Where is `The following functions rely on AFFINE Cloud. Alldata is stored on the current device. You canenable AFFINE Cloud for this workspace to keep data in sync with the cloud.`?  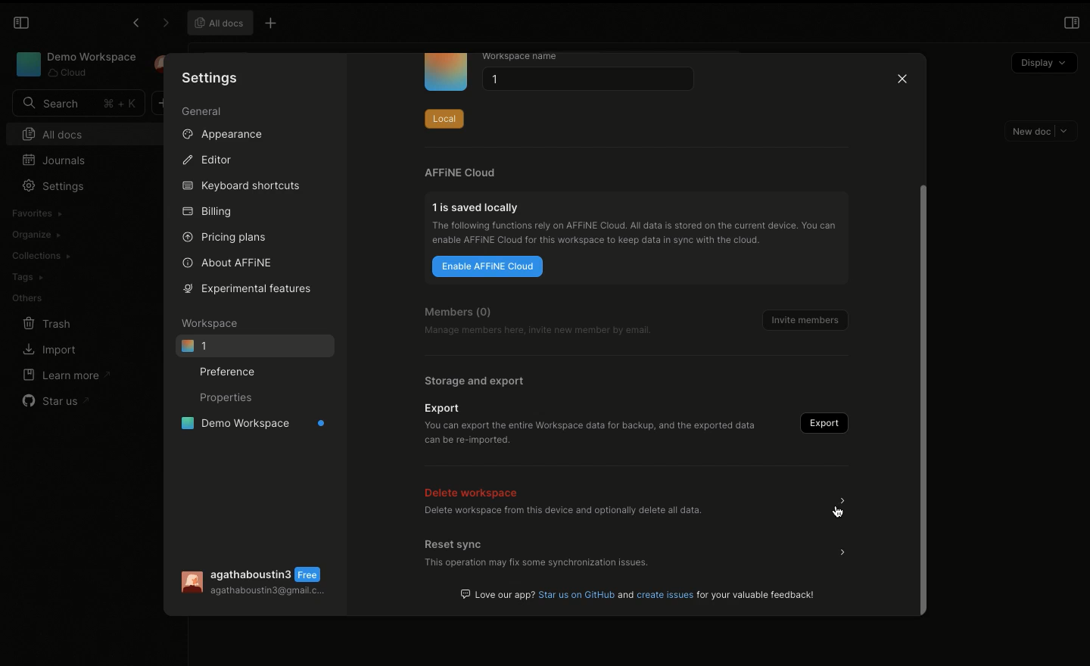 The following functions rely on AFFINE Cloud. Alldata is stored on the current device. You canenable AFFINE Cloud for this workspace to keep data in sync with the cloud. is located at coordinates (638, 235).